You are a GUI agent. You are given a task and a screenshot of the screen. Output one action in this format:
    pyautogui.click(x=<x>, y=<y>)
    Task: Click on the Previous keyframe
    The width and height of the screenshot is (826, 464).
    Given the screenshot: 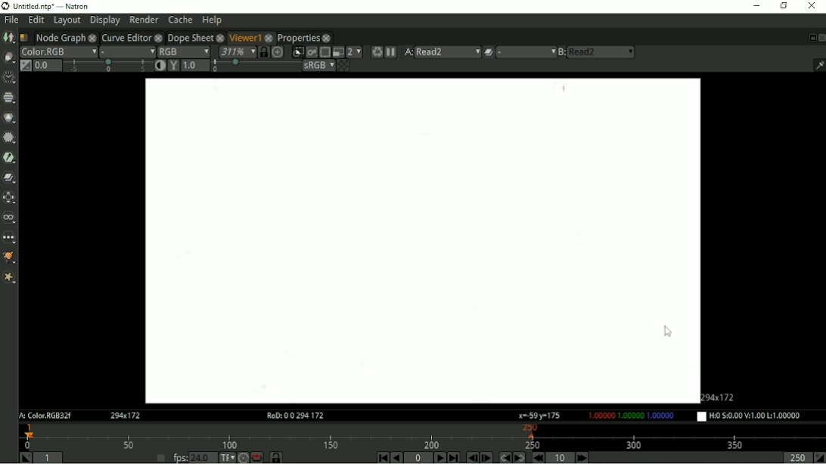 What is the action you would take?
    pyautogui.click(x=504, y=457)
    